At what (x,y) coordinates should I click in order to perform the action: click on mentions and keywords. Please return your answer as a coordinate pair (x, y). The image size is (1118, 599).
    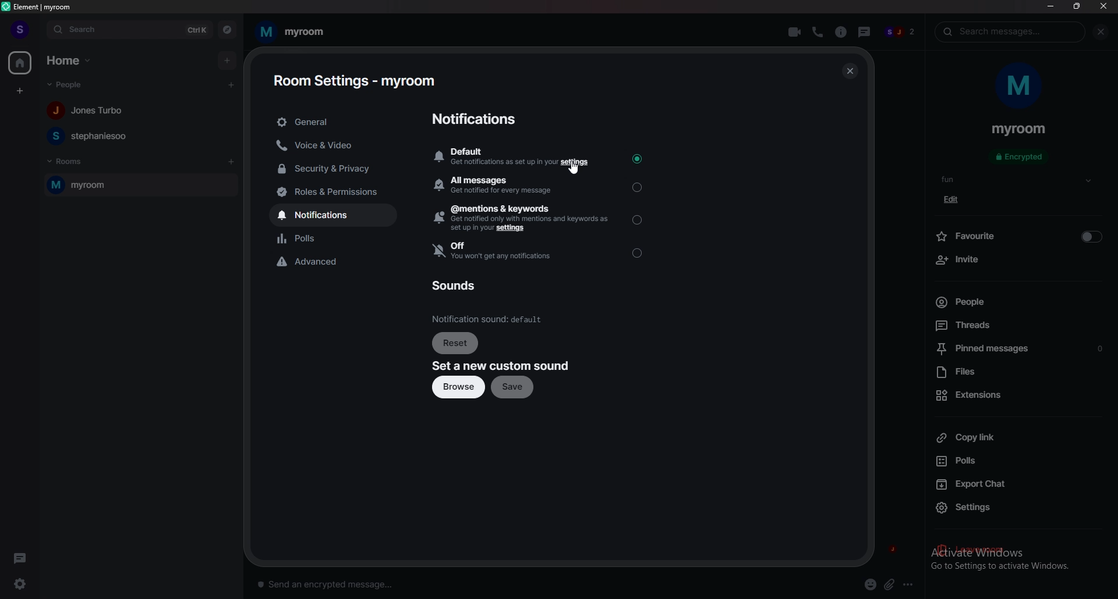
    Looking at the image, I should click on (540, 218).